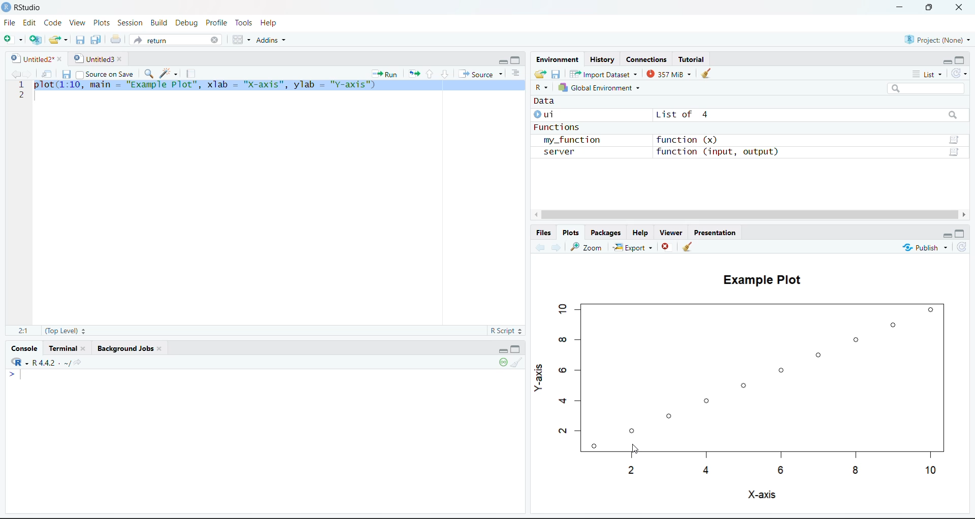 The image size is (975, 519). I want to click on Plot, so click(753, 387).